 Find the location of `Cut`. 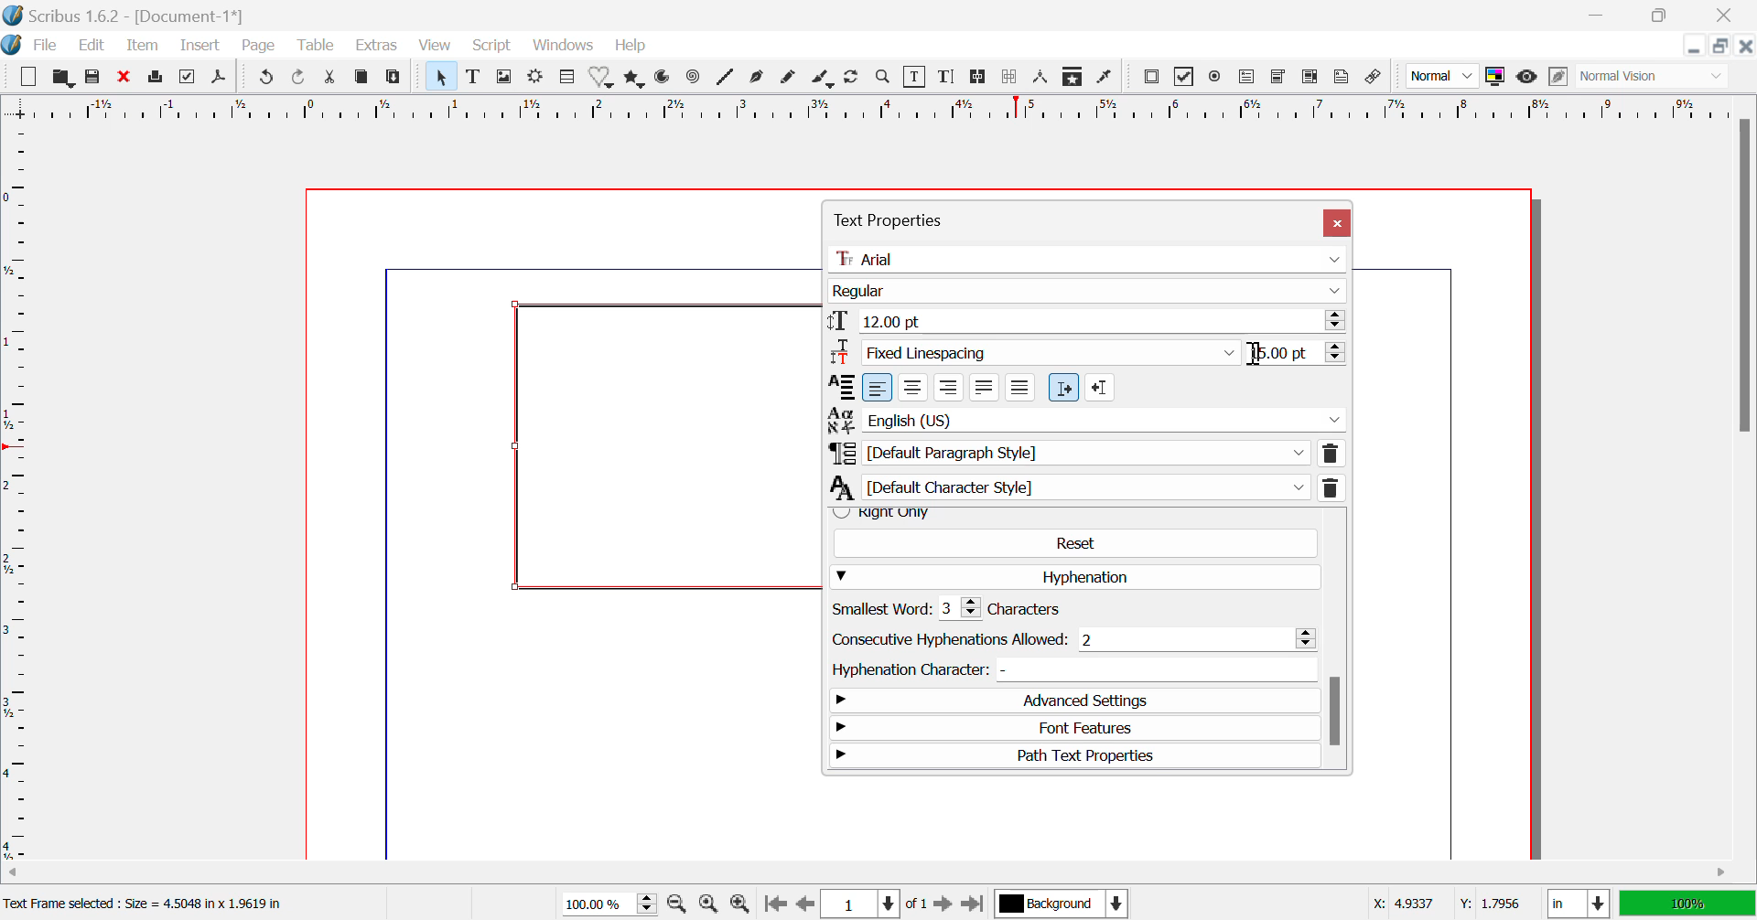

Cut is located at coordinates (330, 77).